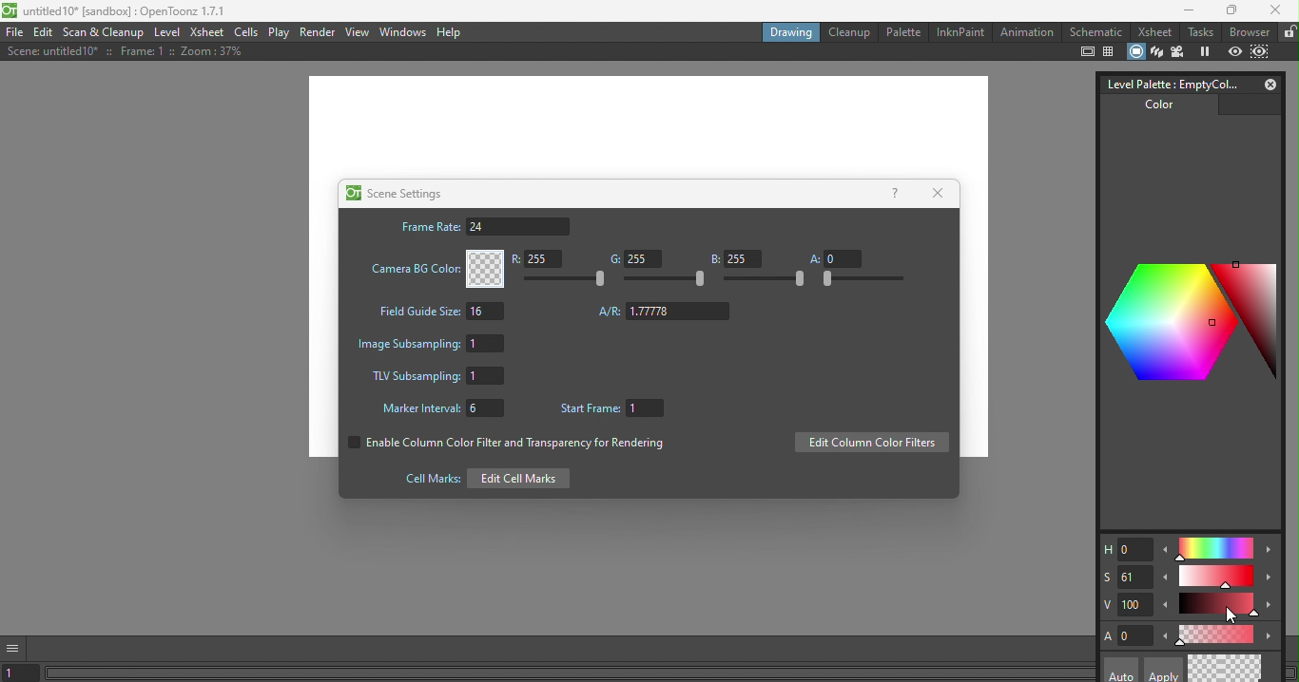 Image resolution: width=1299 pixels, height=682 pixels. I want to click on Xsheet, so click(1153, 32).